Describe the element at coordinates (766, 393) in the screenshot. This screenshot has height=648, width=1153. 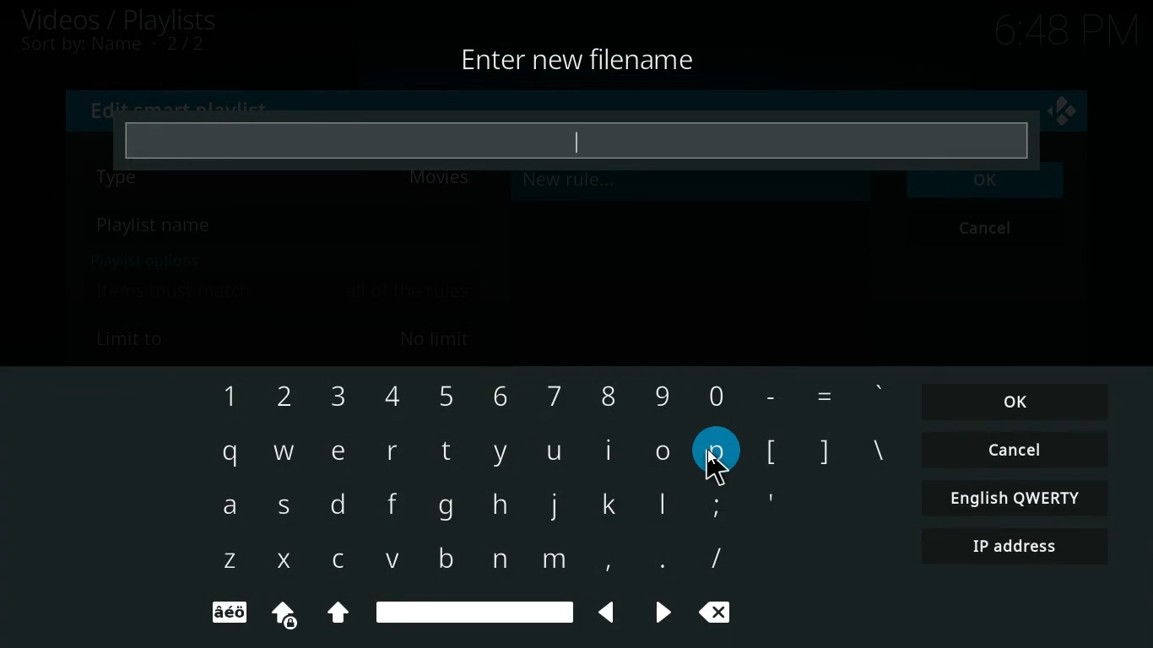
I see `-` at that location.